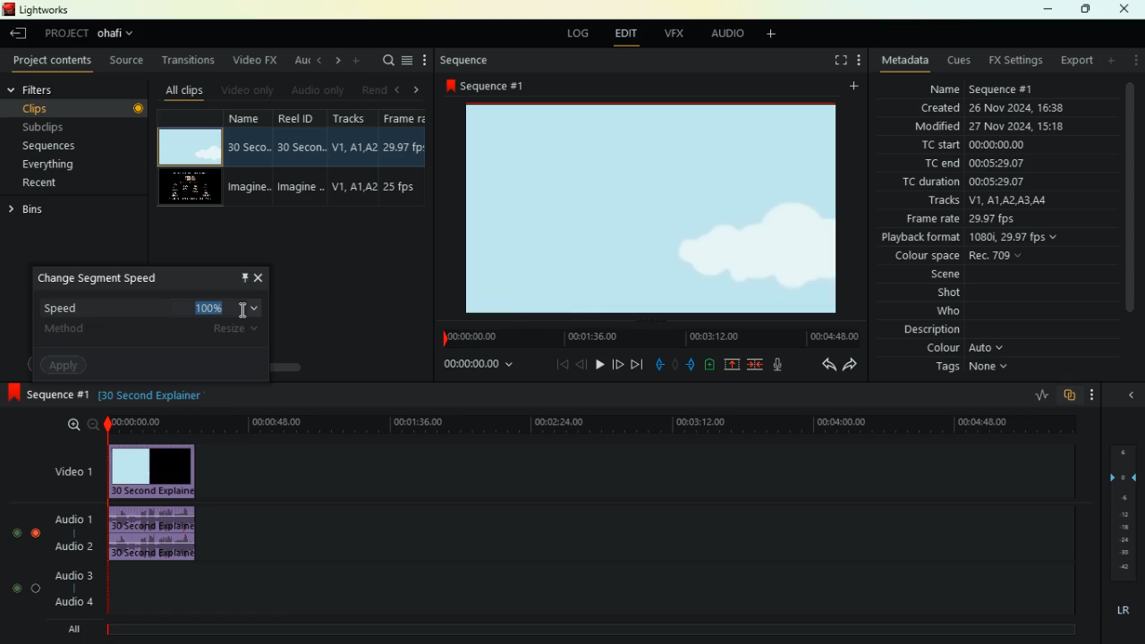  What do you see at coordinates (70, 516) in the screenshot?
I see `audio1` at bounding box center [70, 516].